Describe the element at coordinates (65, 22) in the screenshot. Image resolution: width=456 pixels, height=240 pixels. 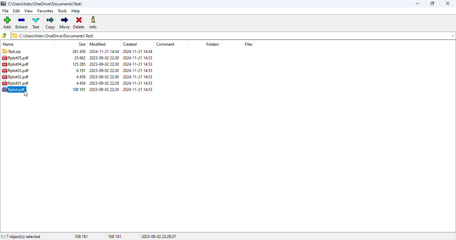
I see `move` at that location.